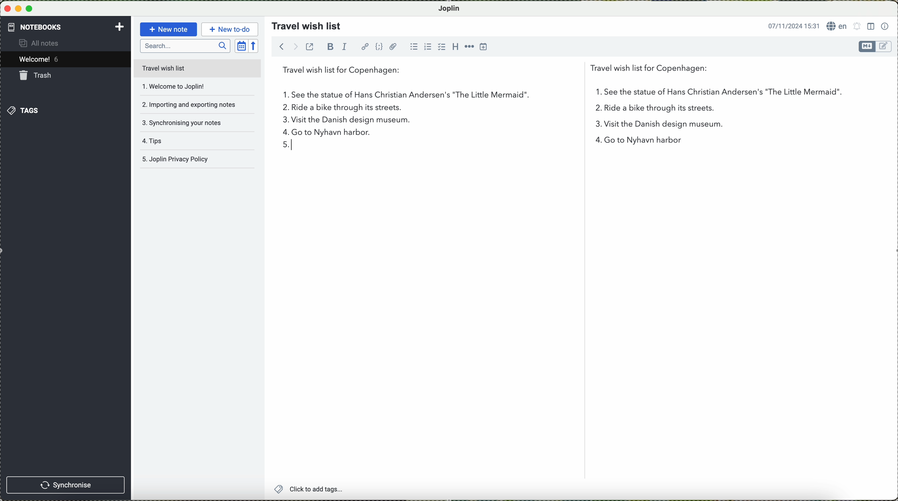 The width and height of the screenshot is (898, 501). What do you see at coordinates (837, 26) in the screenshot?
I see `language` at bounding box center [837, 26].